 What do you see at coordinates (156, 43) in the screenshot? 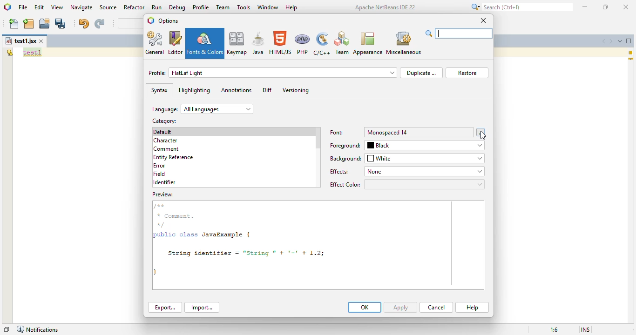
I see `general` at bounding box center [156, 43].